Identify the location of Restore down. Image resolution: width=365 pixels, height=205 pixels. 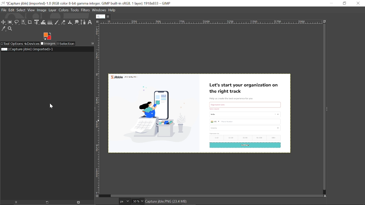
(344, 3).